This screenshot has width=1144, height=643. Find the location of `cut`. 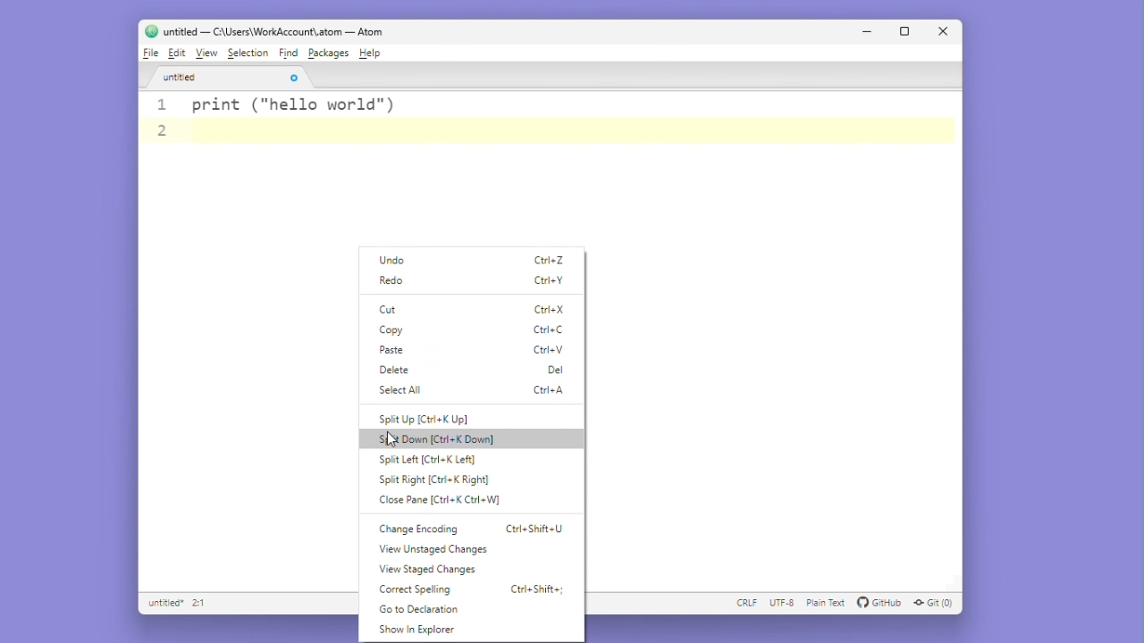

cut is located at coordinates (395, 309).